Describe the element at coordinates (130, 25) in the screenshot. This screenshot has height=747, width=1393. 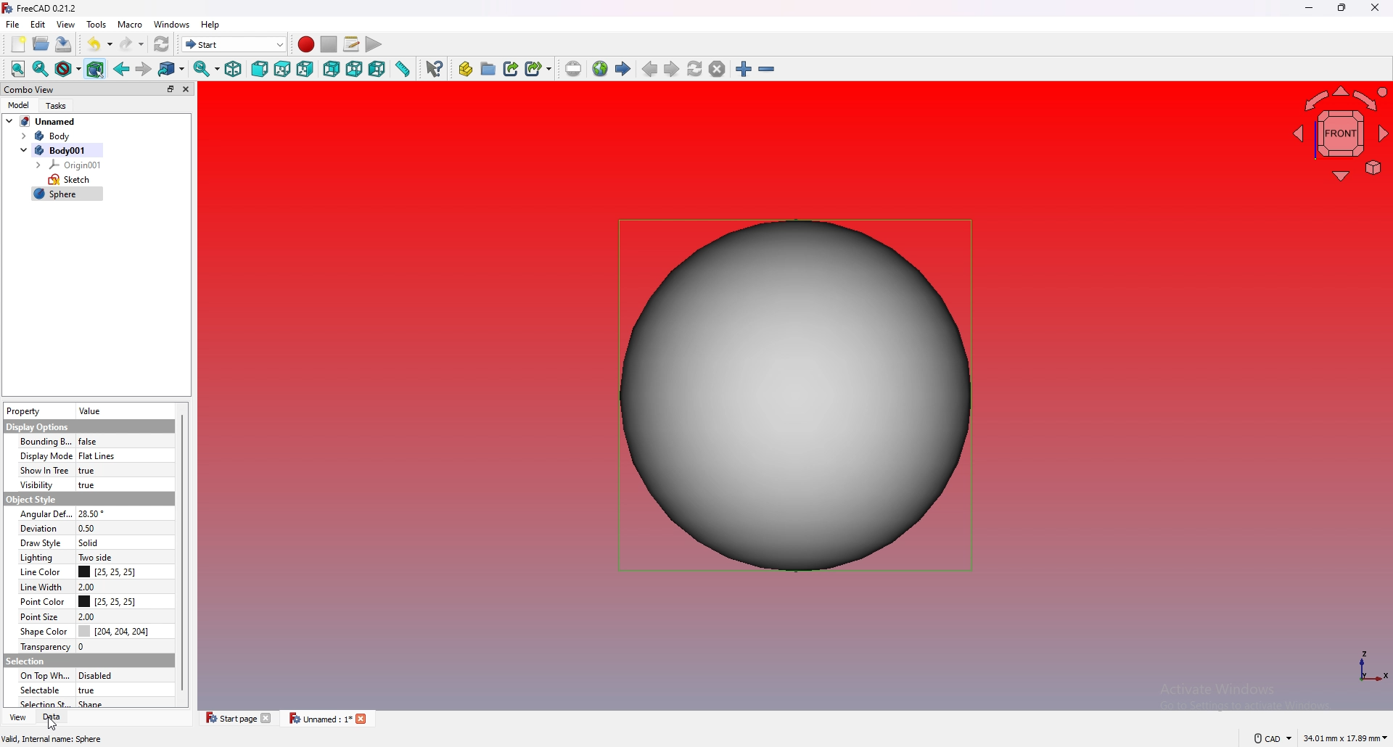
I see `macro` at that location.